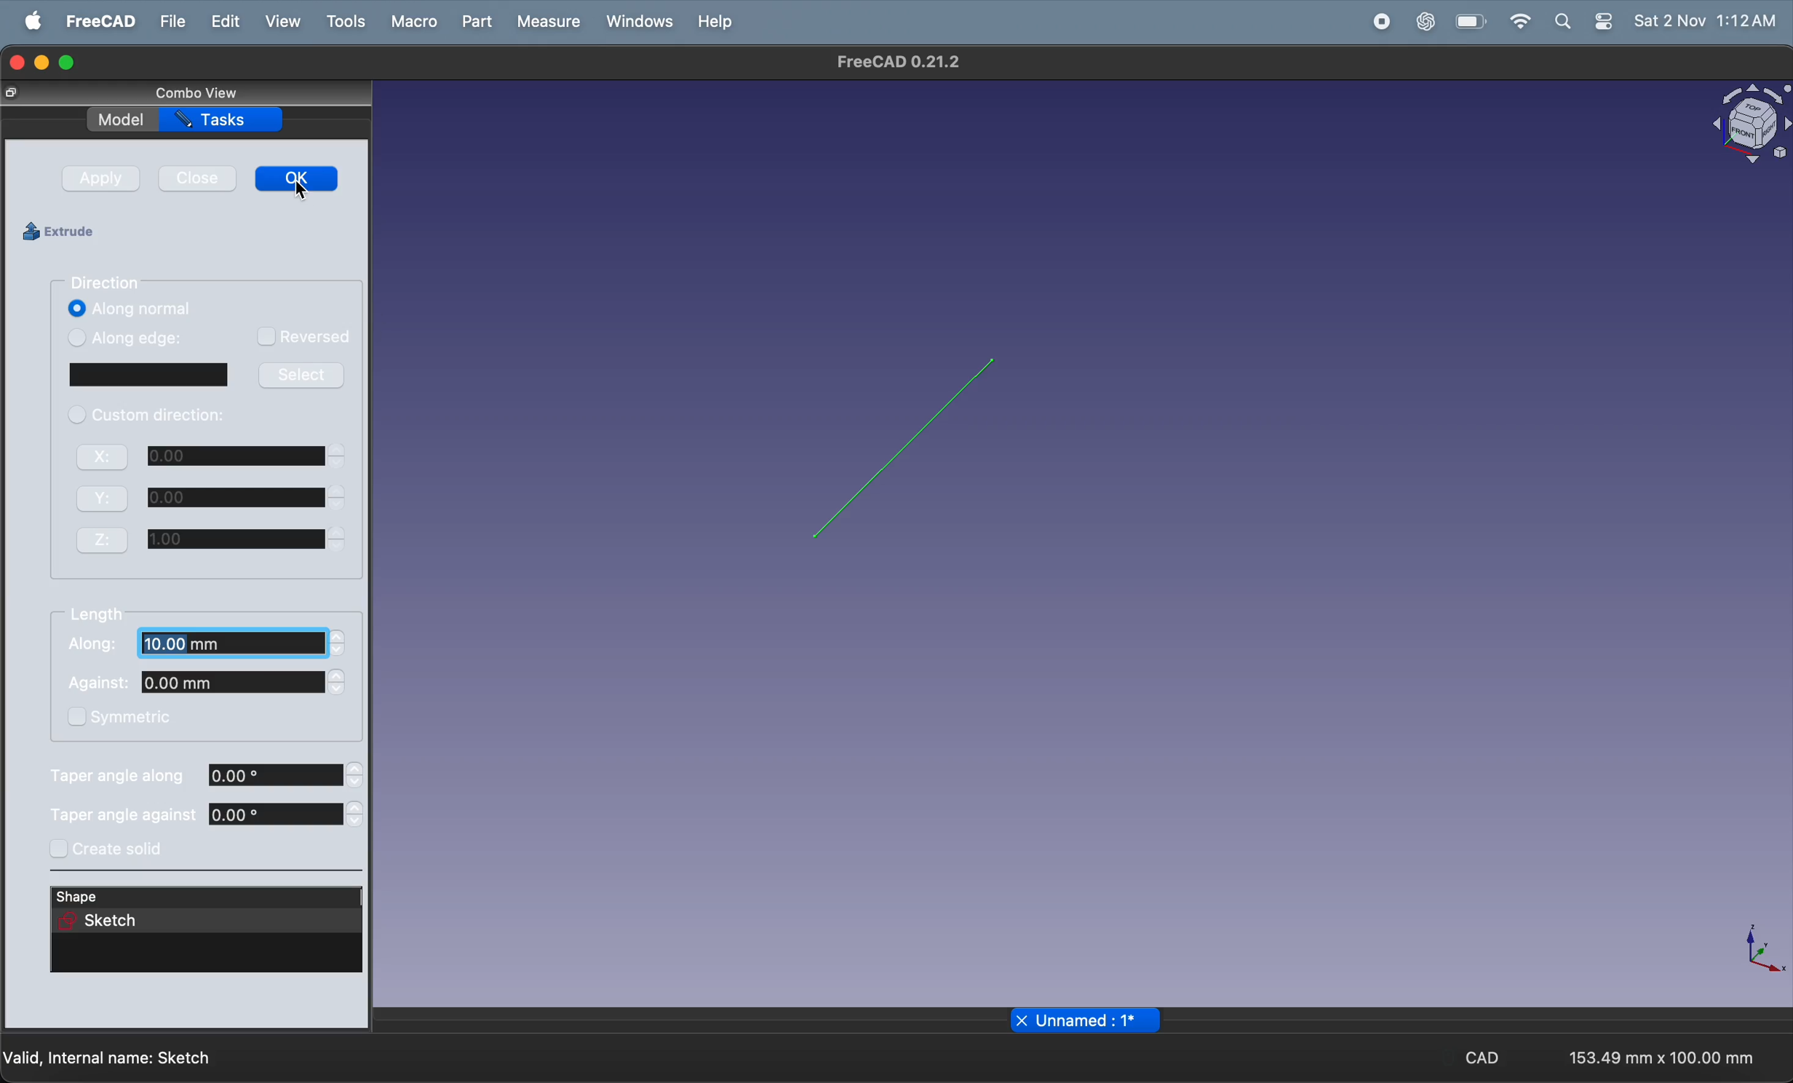 This screenshot has width=1793, height=1083. Describe the element at coordinates (80, 895) in the screenshot. I see `shape` at that location.